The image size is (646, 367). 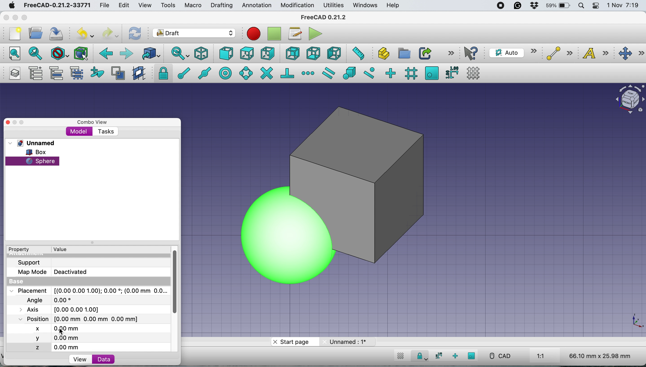 What do you see at coordinates (34, 143) in the screenshot?
I see `unnamed` at bounding box center [34, 143].